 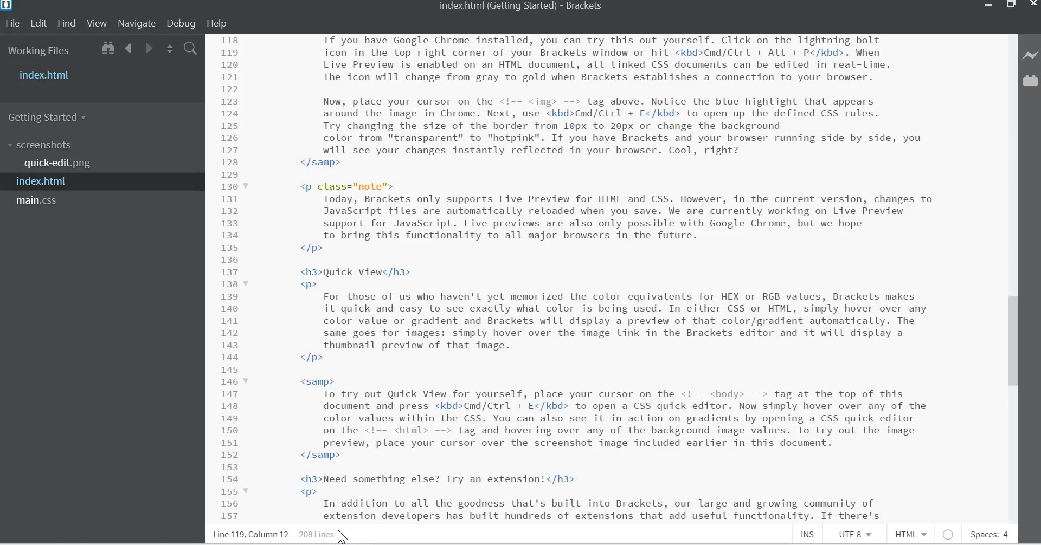 I want to click on Brackets, so click(x=585, y=6).